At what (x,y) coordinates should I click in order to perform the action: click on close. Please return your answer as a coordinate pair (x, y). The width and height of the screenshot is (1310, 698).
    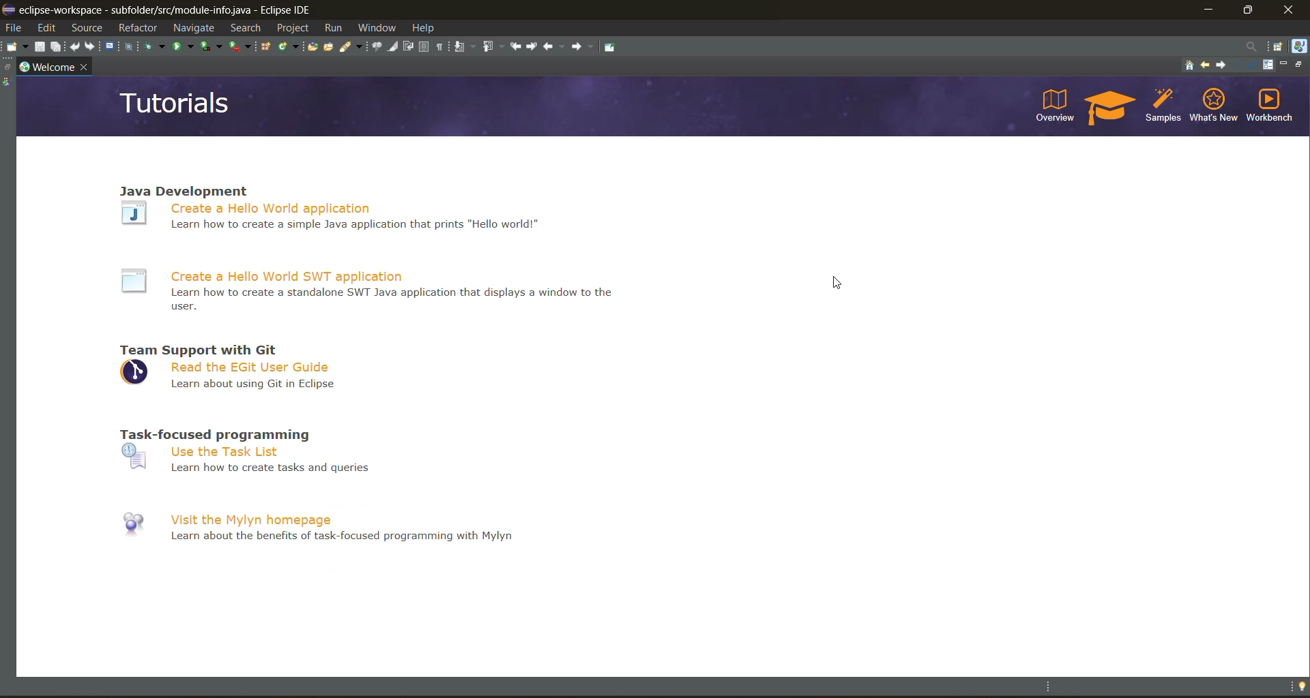
    Looking at the image, I should click on (1290, 10).